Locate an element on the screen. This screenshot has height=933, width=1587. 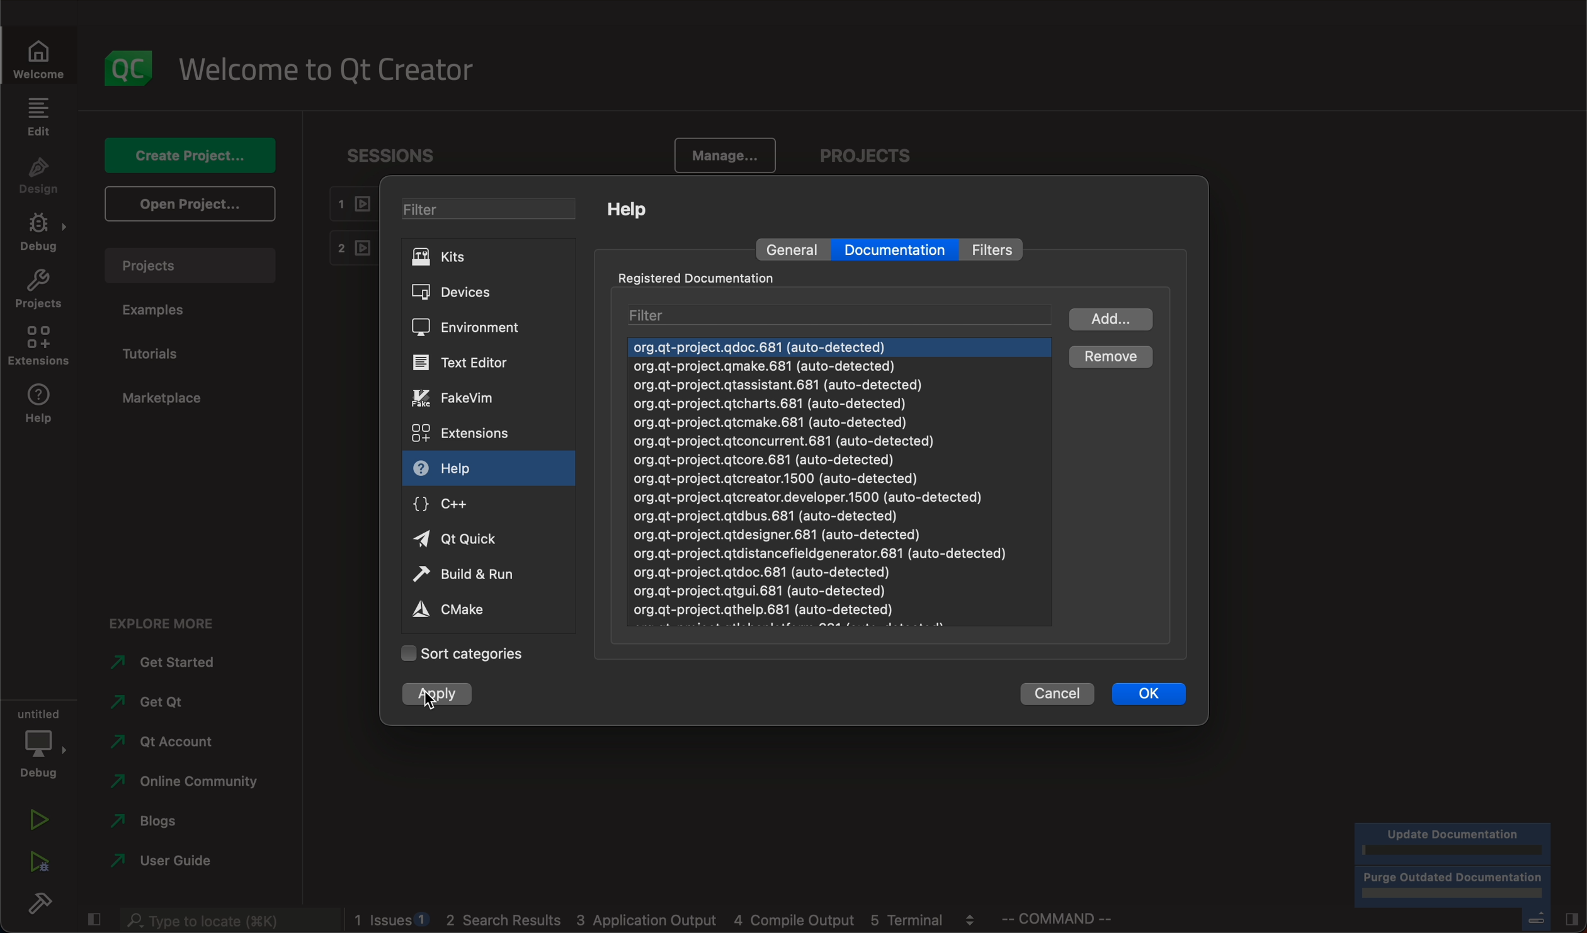
help is located at coordinates (629, 212).